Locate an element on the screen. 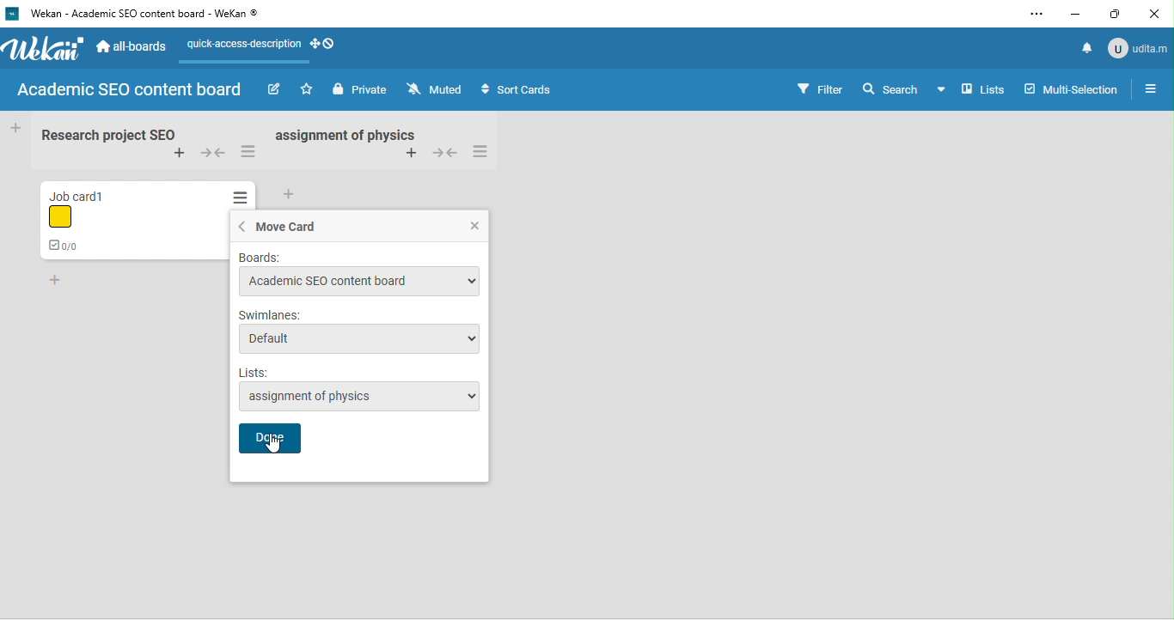  lists is located at coordinates (971, 92).